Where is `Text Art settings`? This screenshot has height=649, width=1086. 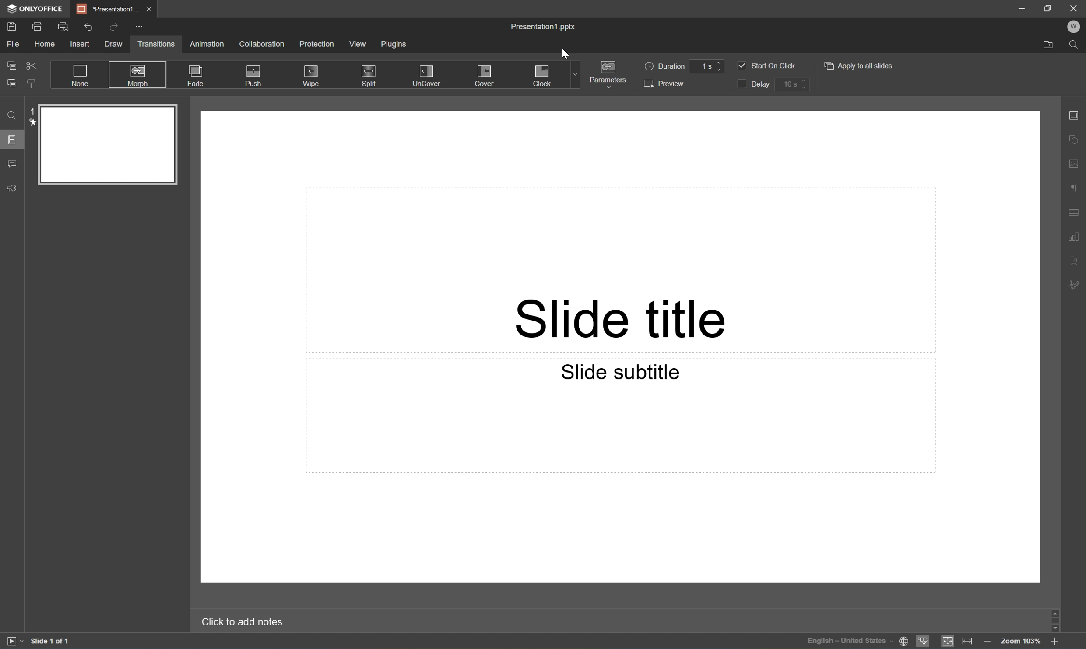
Text Art settings is located at coordinates (1077, 262).